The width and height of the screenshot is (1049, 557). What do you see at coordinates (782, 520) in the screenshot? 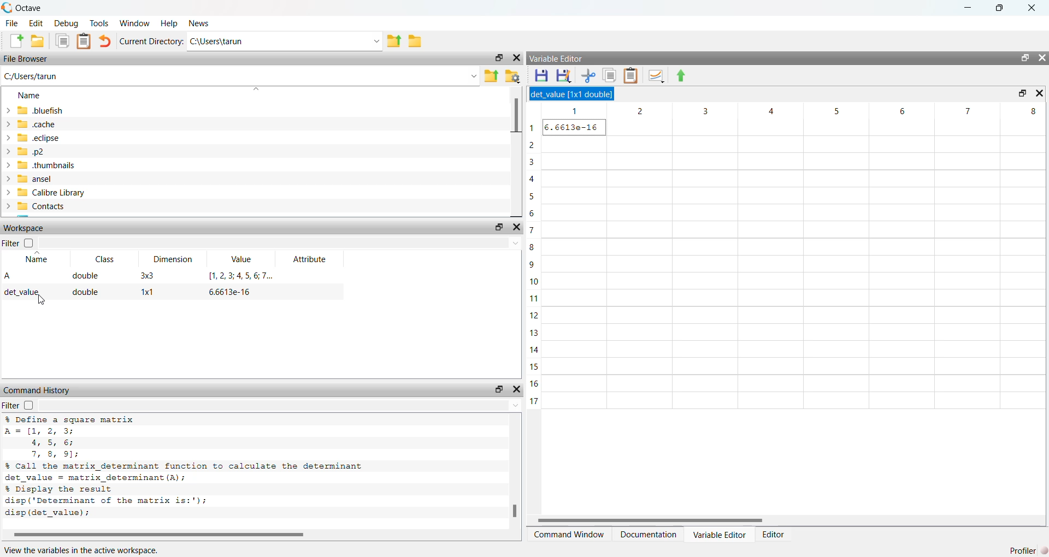
I see `scrollbar` at bounding box center [782, 520].